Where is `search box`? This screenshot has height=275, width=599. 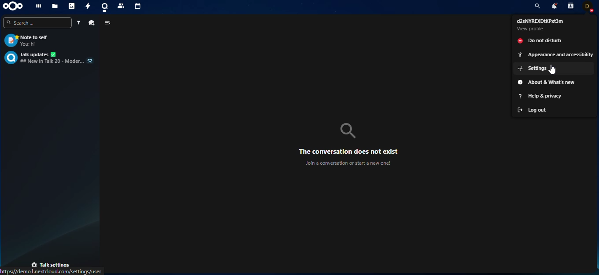
search box is located at coordinates (37, 22).